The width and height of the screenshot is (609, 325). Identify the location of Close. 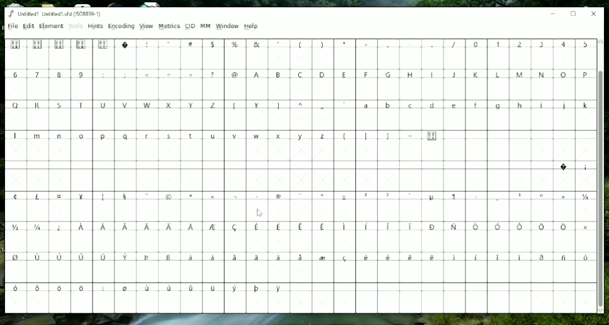
(594, 14).